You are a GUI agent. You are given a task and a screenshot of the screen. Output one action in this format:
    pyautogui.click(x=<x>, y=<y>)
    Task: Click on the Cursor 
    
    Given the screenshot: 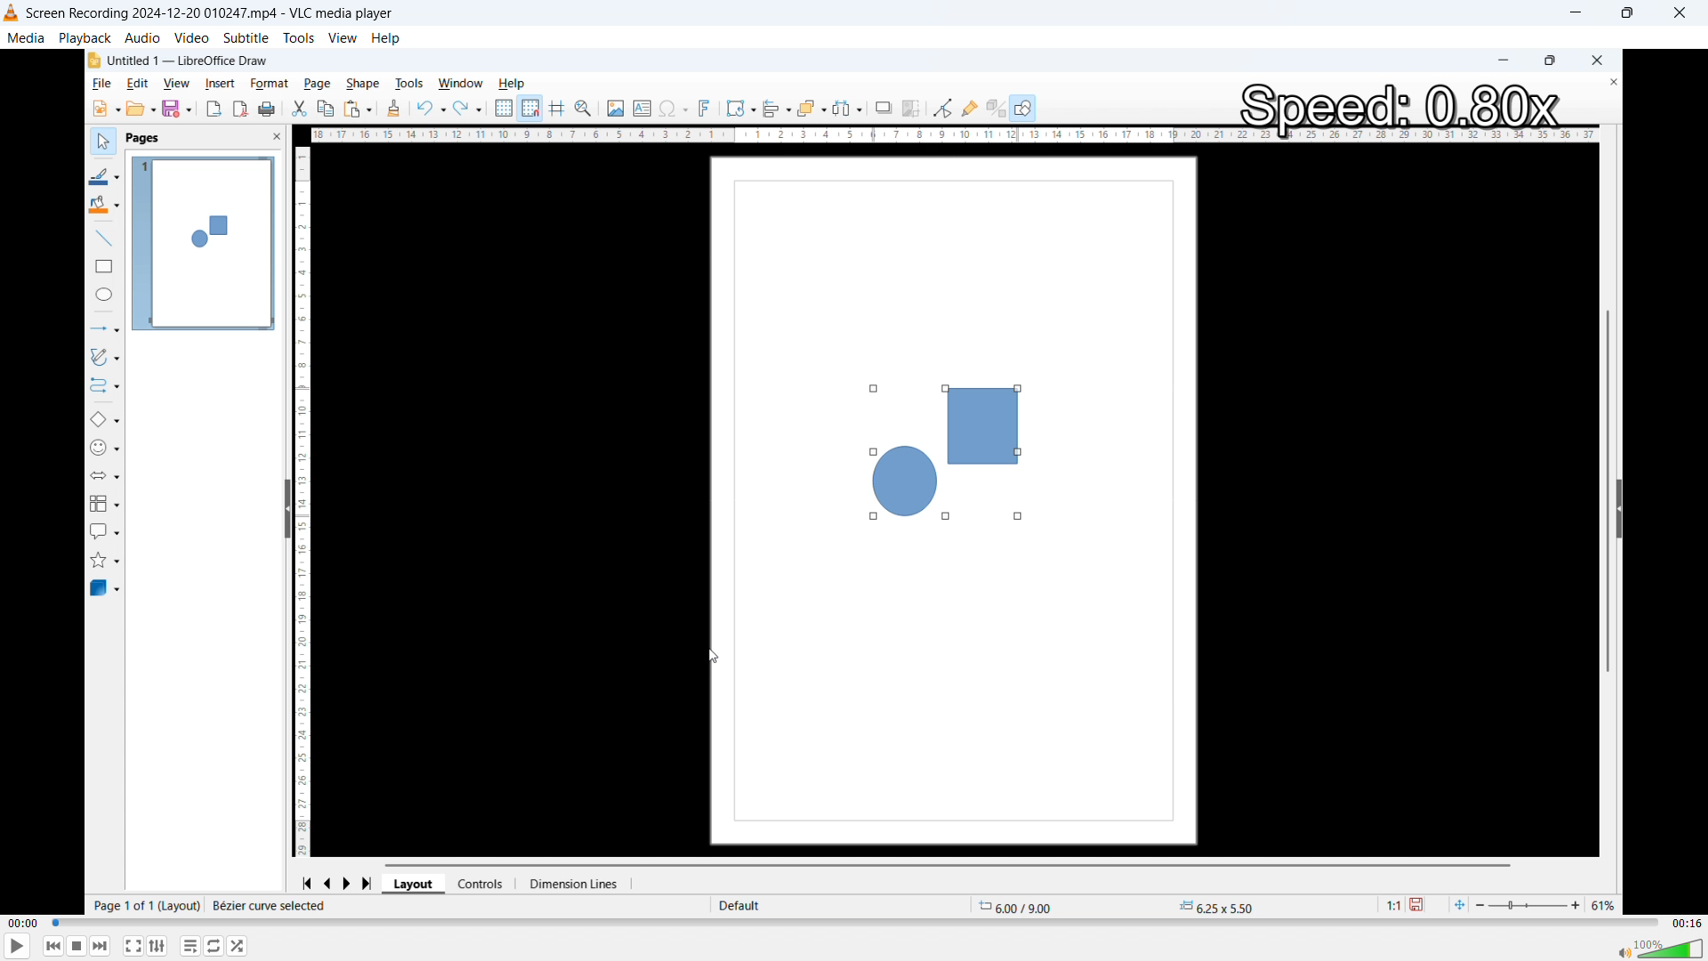 What is the action you would take?
    pyautogui.click(x=713, y=657)
    